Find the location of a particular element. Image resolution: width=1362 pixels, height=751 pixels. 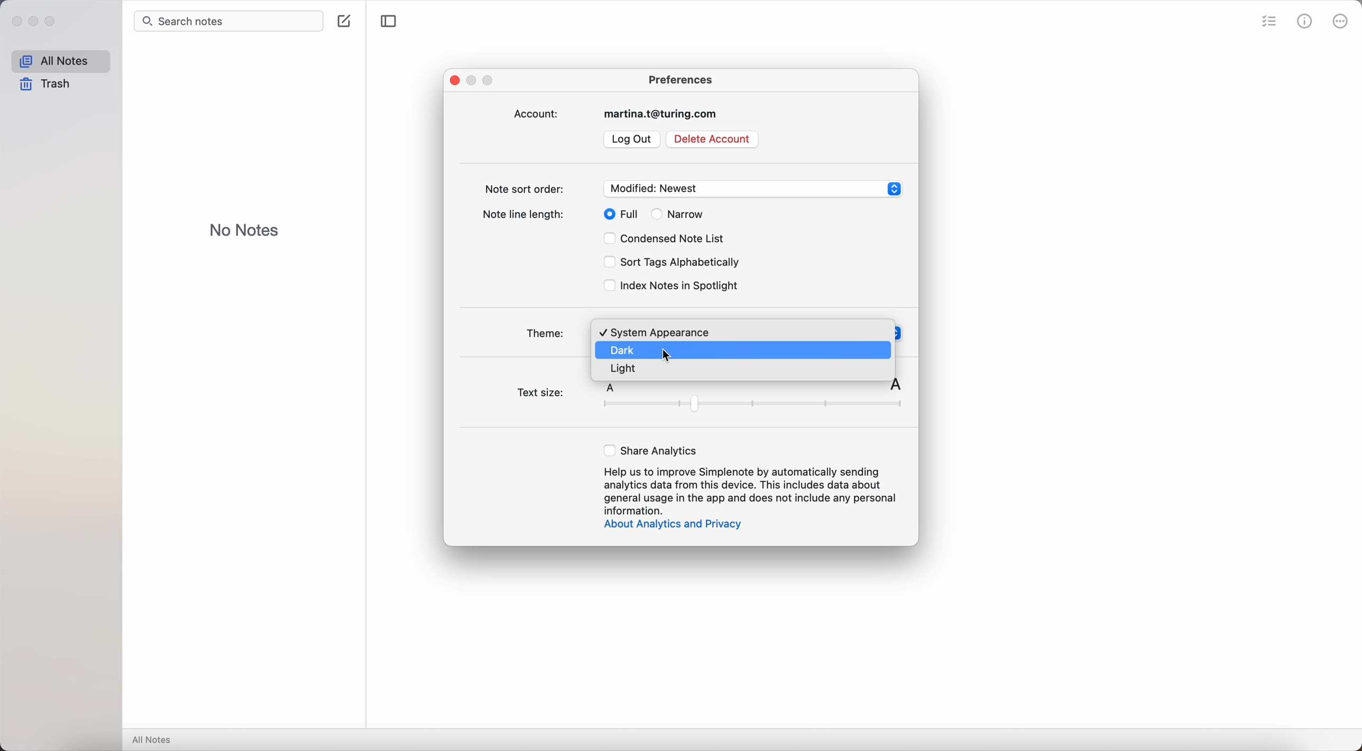

trash is located at coordinates (48, 84).